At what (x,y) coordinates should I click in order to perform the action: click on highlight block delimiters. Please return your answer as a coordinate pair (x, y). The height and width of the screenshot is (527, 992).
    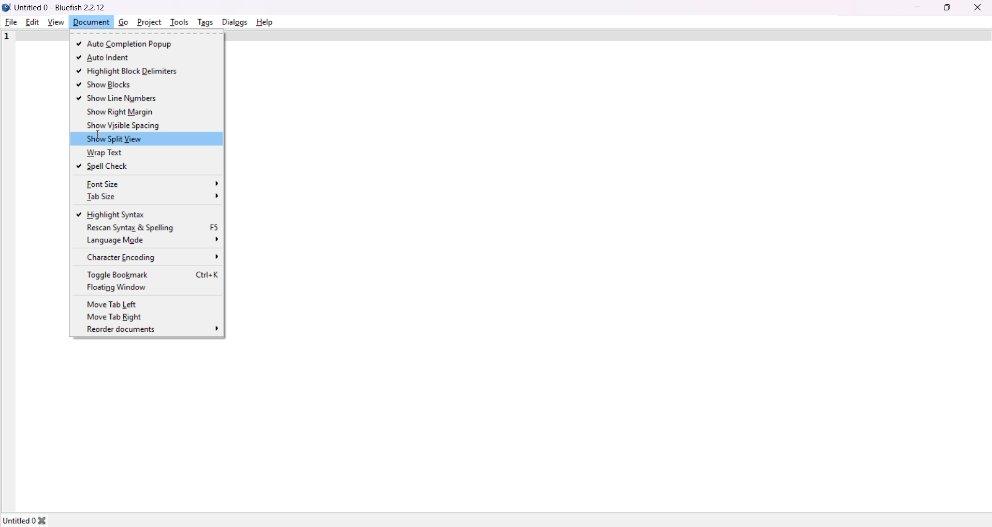
    Looking at the image, I should click on (135, 71).